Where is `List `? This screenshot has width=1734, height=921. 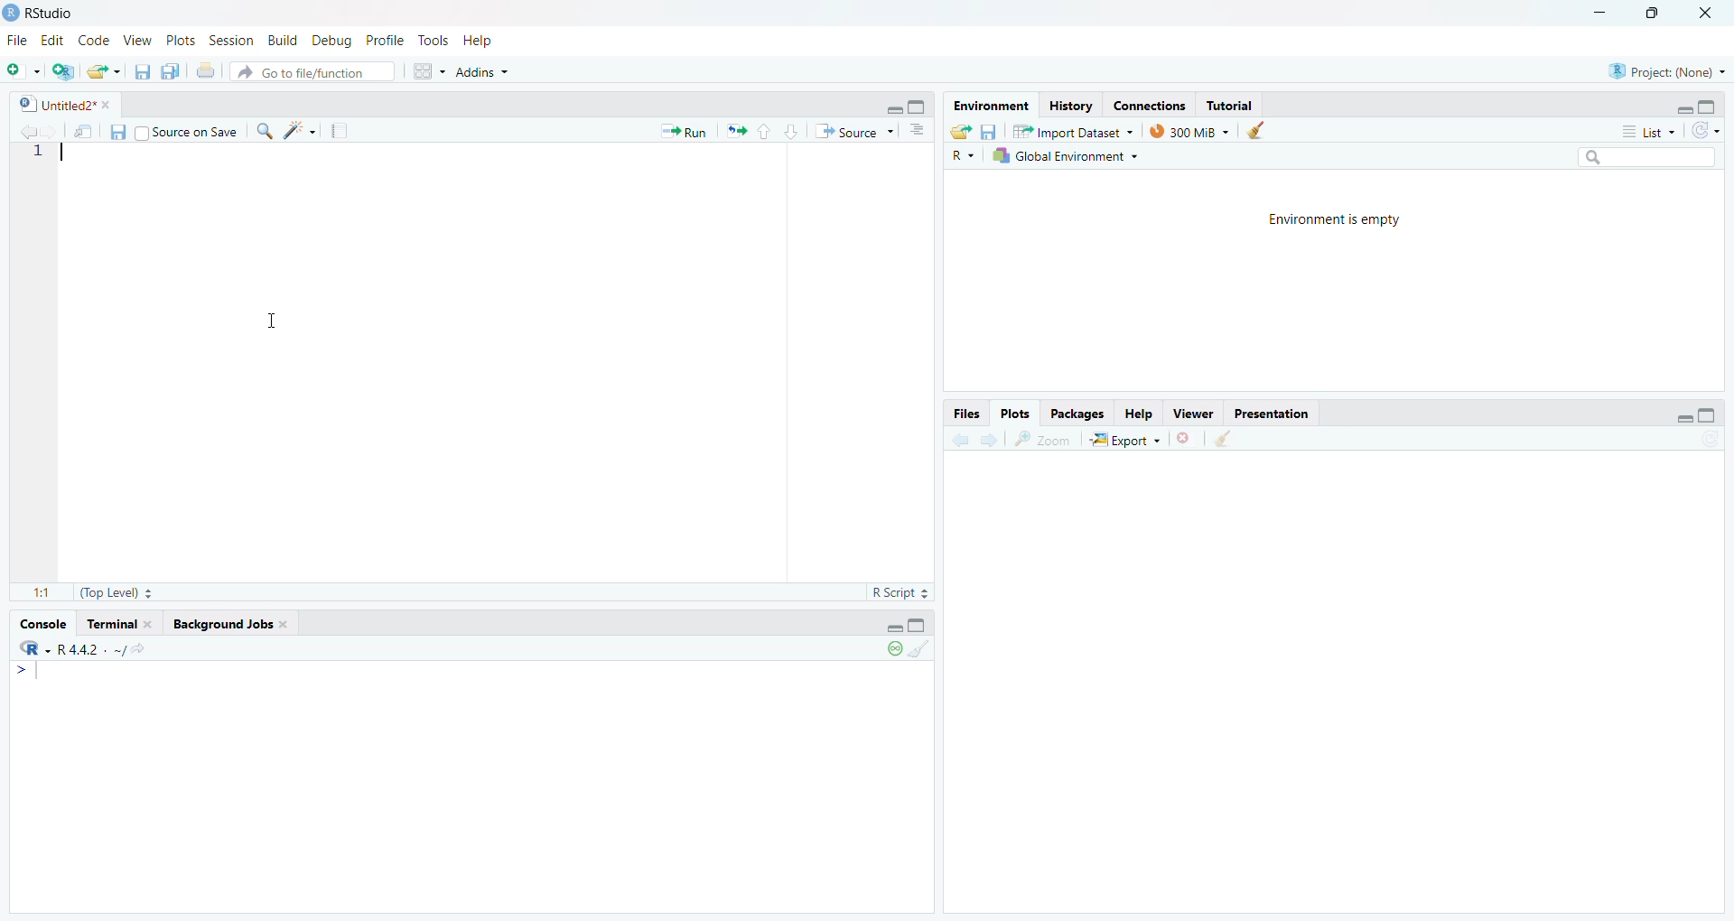 List  is located at coordinates (1651, 132).